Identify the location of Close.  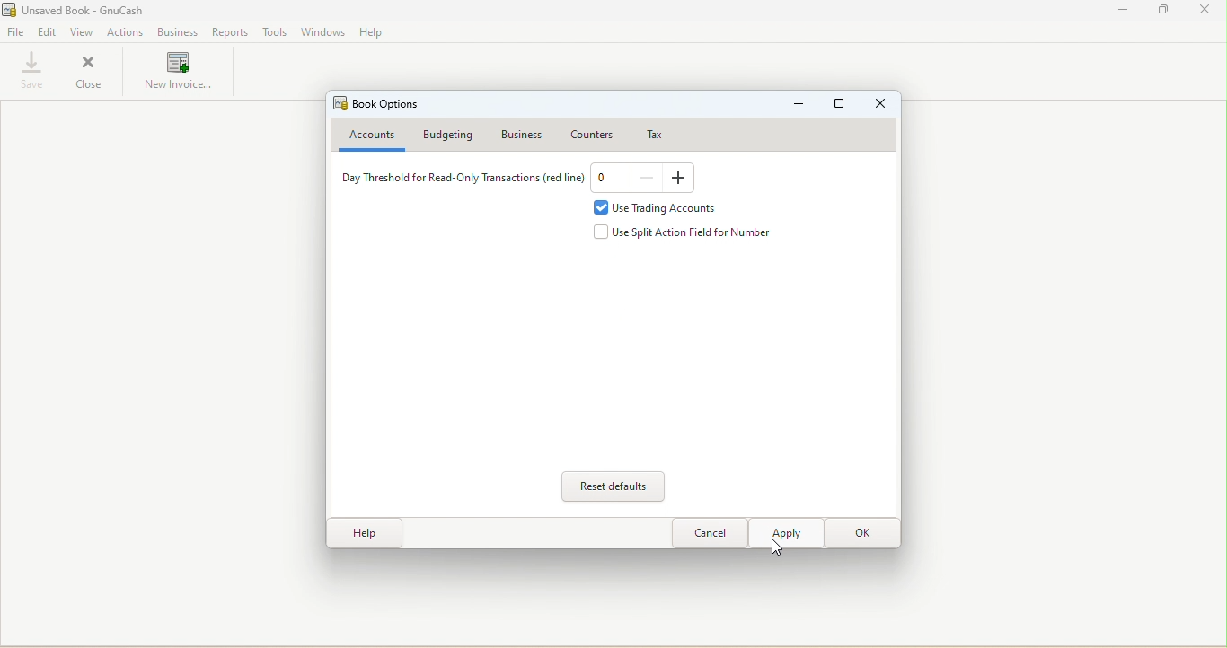
(709, 534).